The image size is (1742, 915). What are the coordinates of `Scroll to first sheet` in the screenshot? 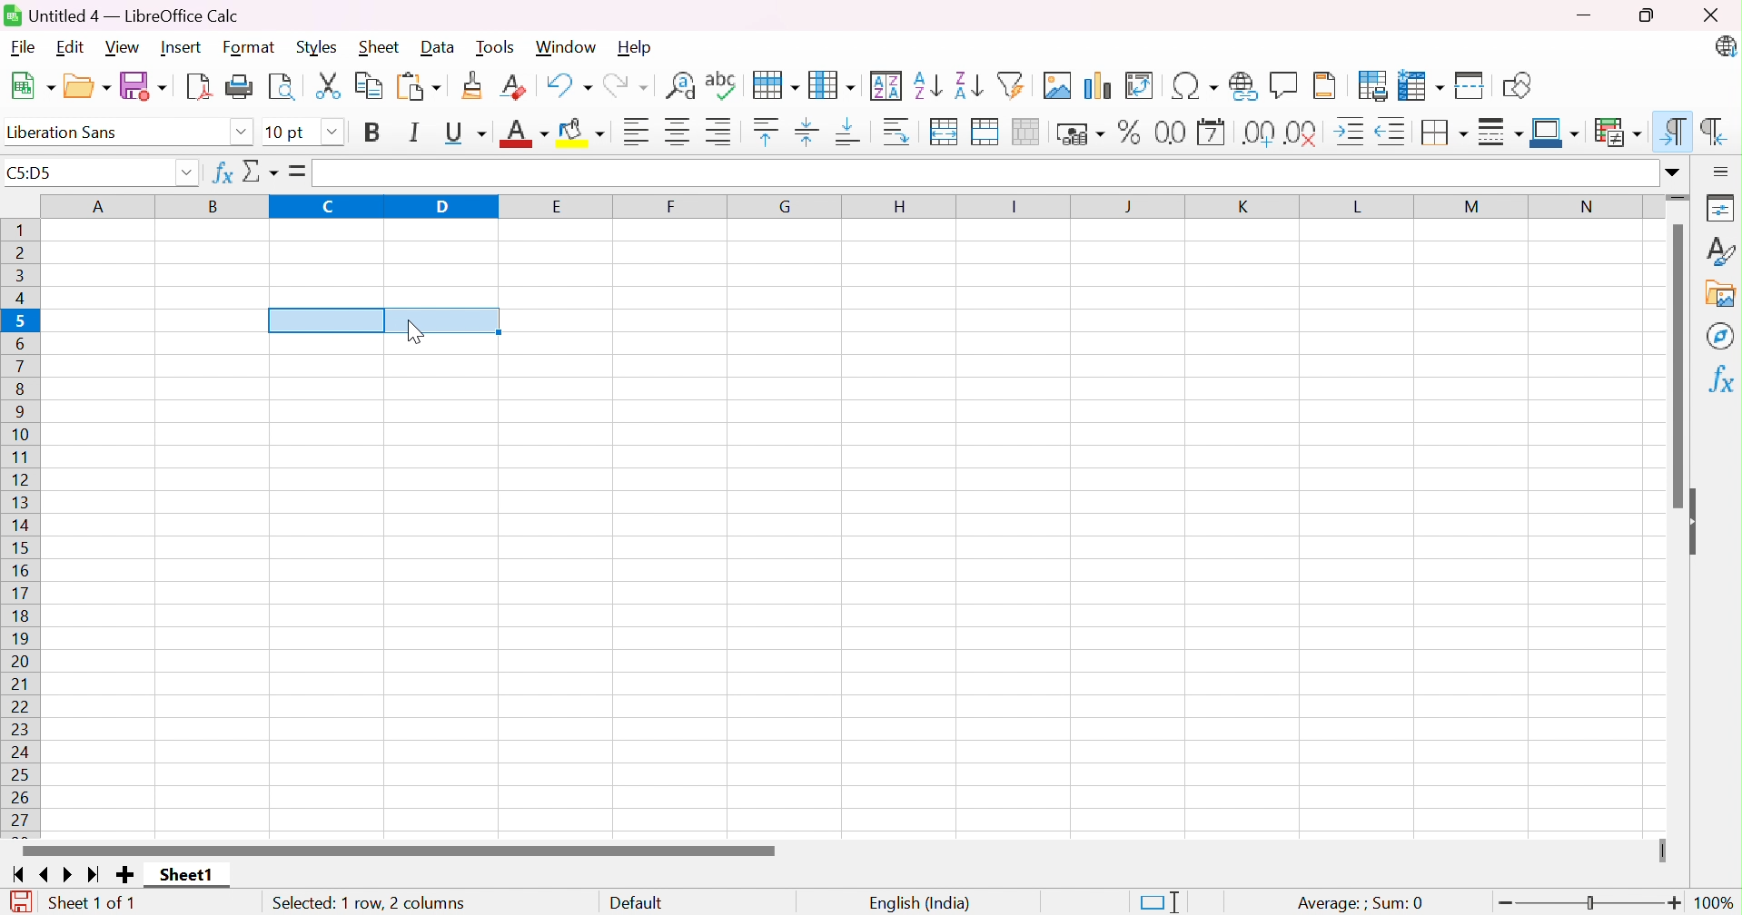 It's located at (15, 876).